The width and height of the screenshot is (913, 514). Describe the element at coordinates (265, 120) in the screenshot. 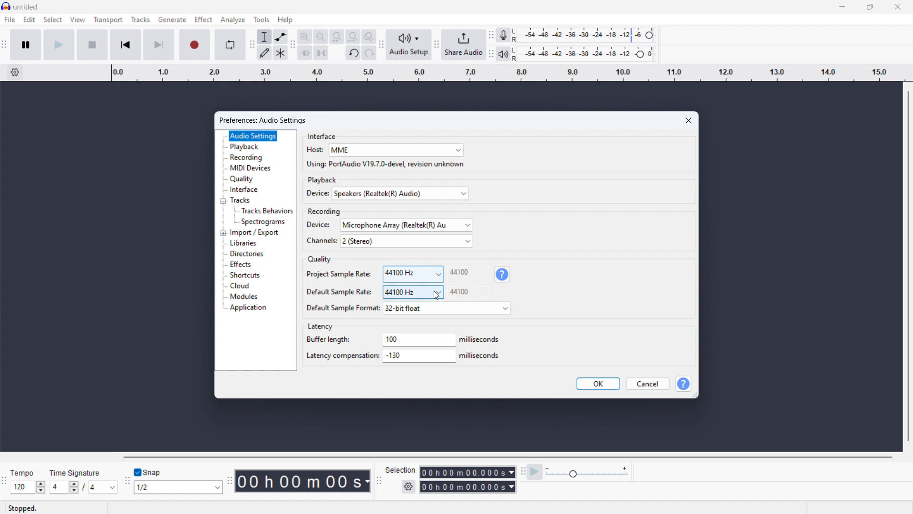

I see `preferences: audio settings` at that location.